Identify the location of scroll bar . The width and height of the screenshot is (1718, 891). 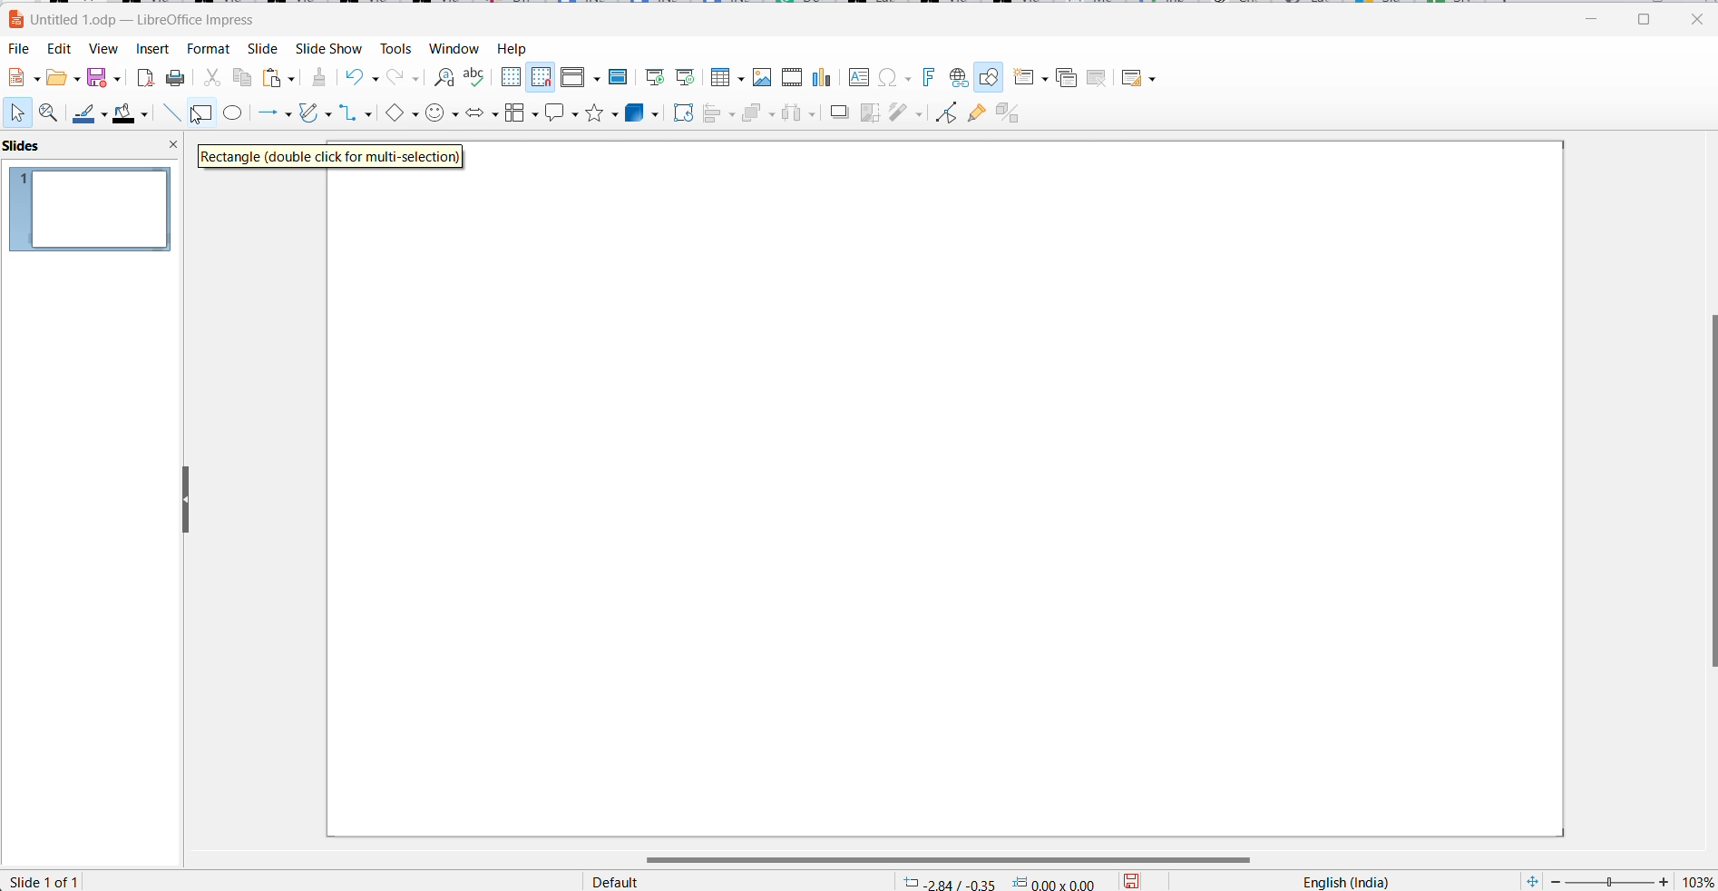
(960, 859).